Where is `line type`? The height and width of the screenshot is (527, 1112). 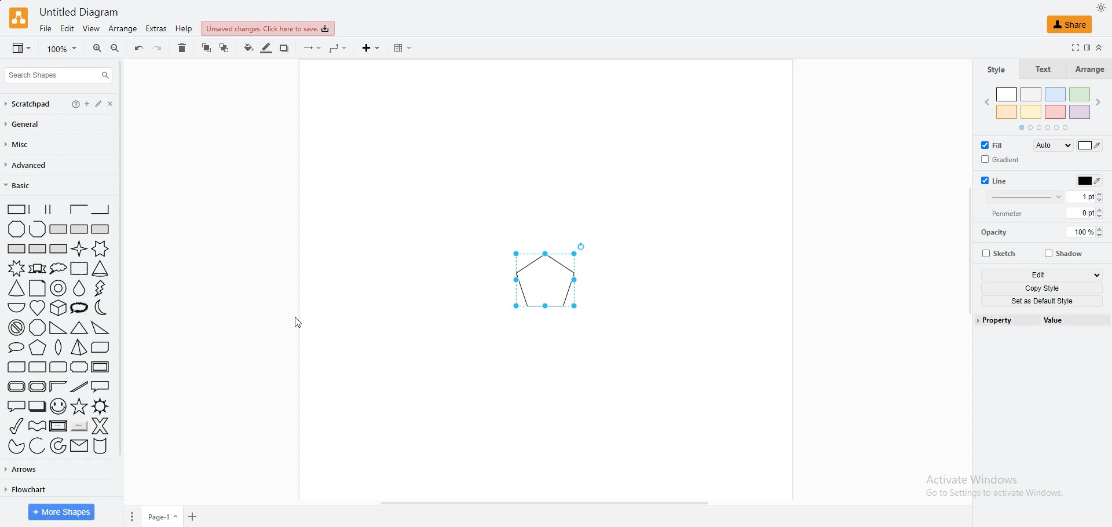
line type is located at coordinates (1023, 197).